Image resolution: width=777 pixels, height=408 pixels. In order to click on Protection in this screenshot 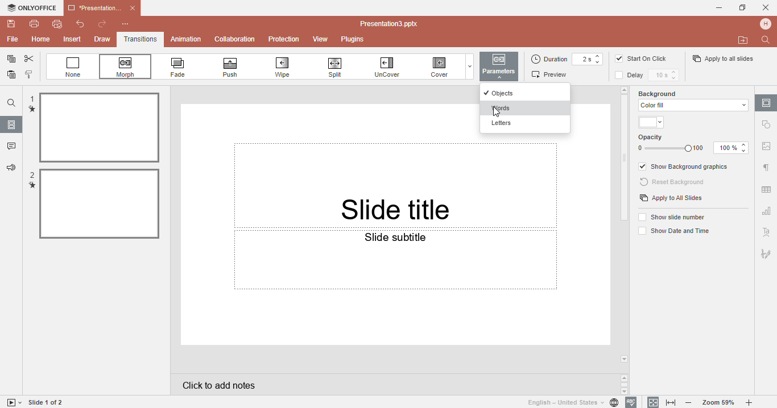, I will do `click(286, 39)`.